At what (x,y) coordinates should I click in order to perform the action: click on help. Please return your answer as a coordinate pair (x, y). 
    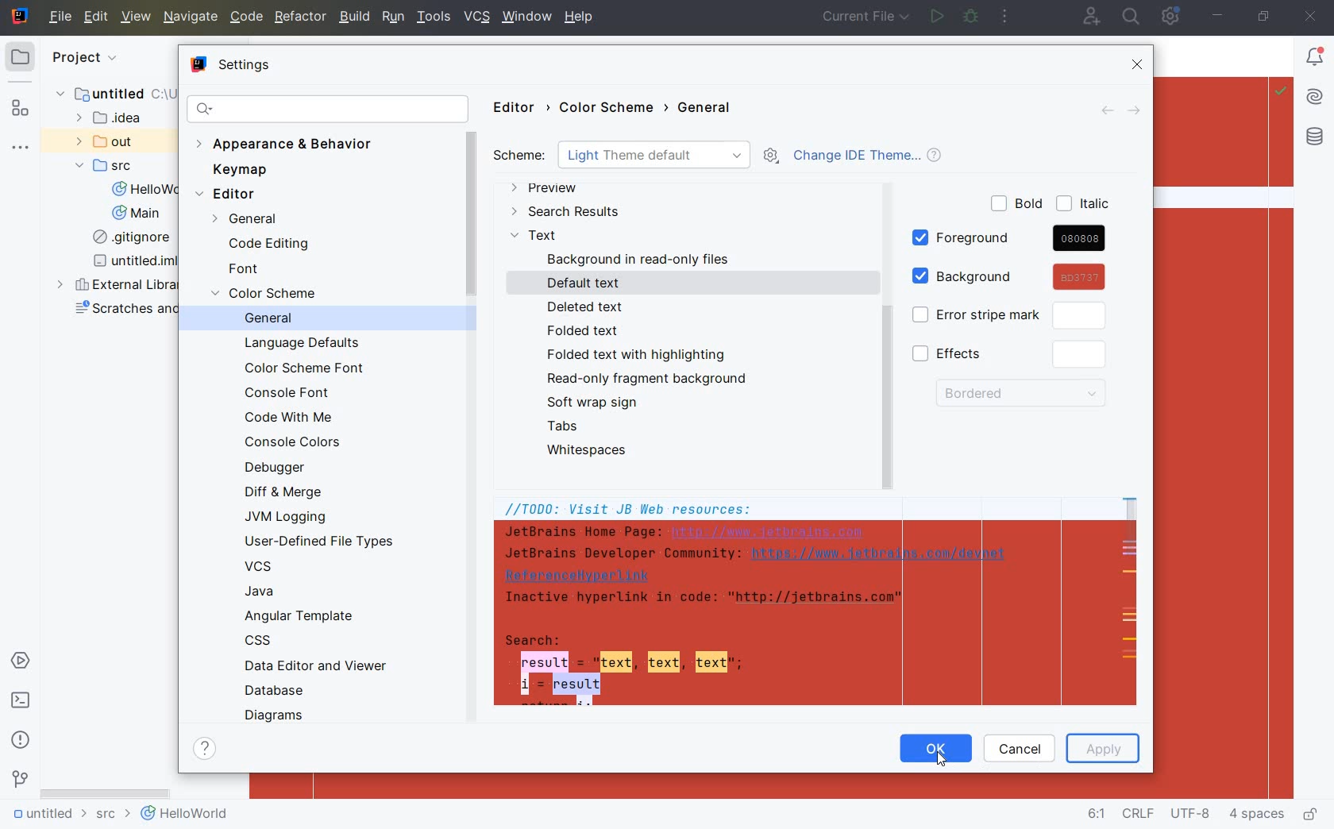
    Looking at the image, I should click on (582, 18).